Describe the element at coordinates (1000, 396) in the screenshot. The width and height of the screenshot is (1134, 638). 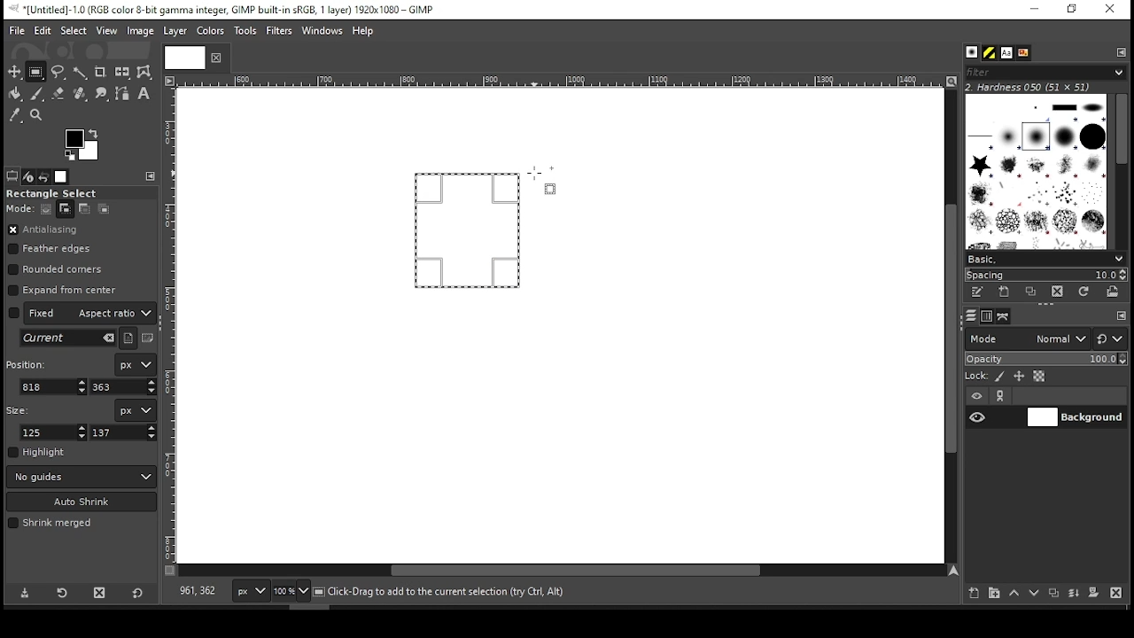
I see `link` at that location.